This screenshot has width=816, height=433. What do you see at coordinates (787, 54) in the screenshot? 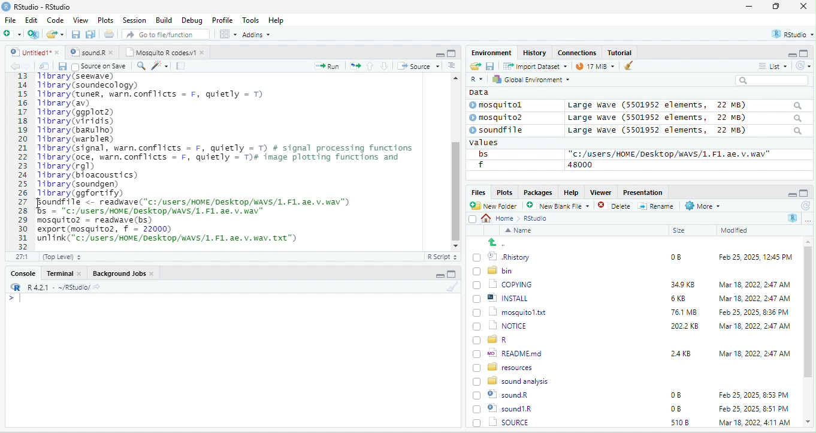
I see `minimize` at bounding box center [787, 54].